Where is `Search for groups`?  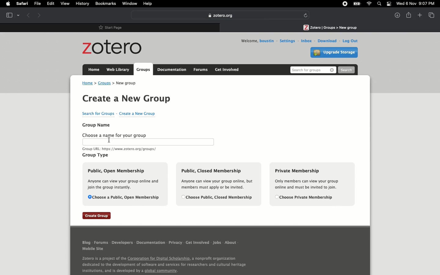 Search for groups is located at coordinates (97, 114).